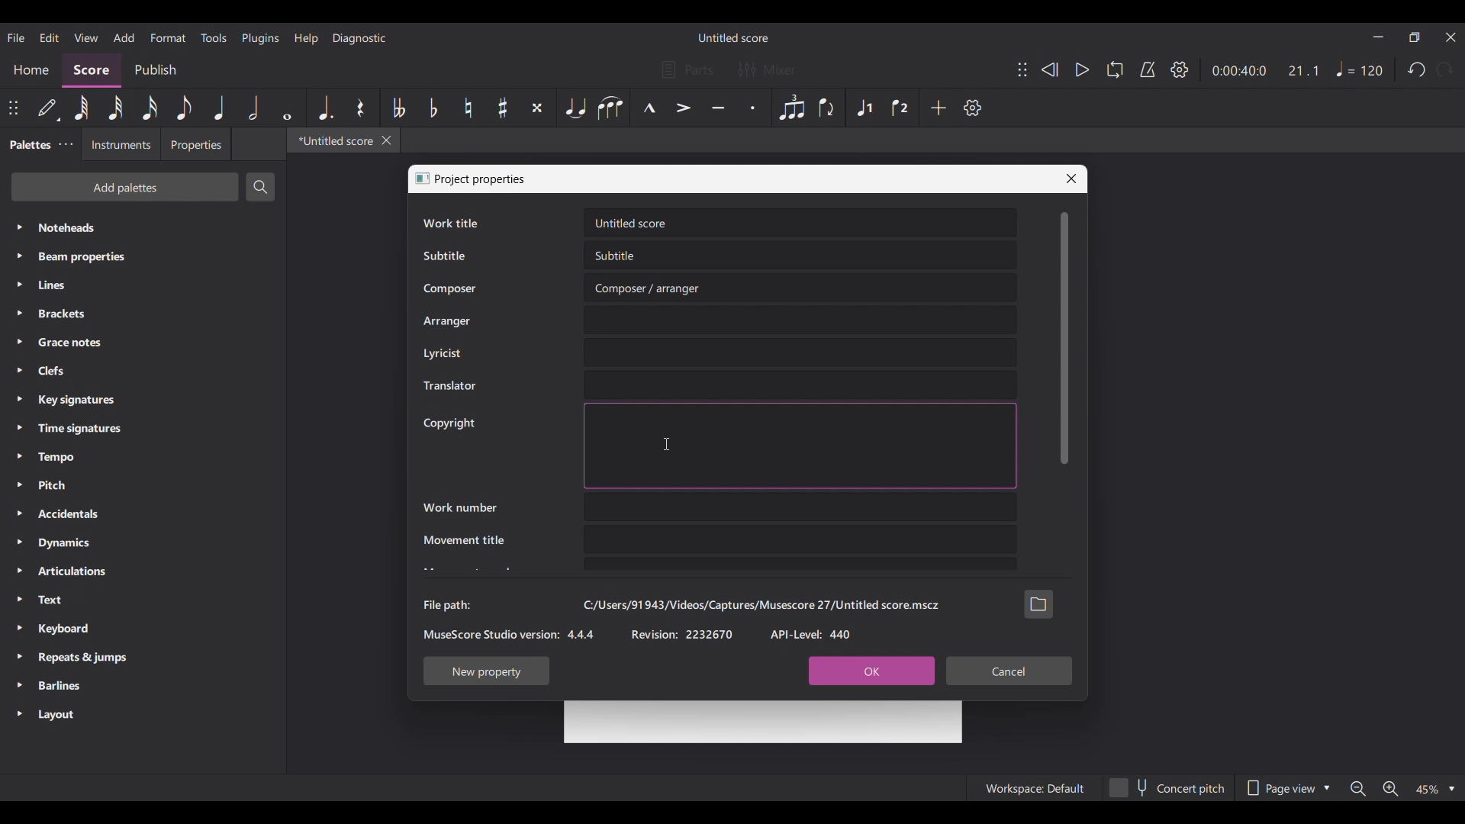 The height and width of the screenshot is (824, 1465). What do you see at coordinates (124, 37) in the screenshot?
I see `Add menu` at bounding box center [124, 37].